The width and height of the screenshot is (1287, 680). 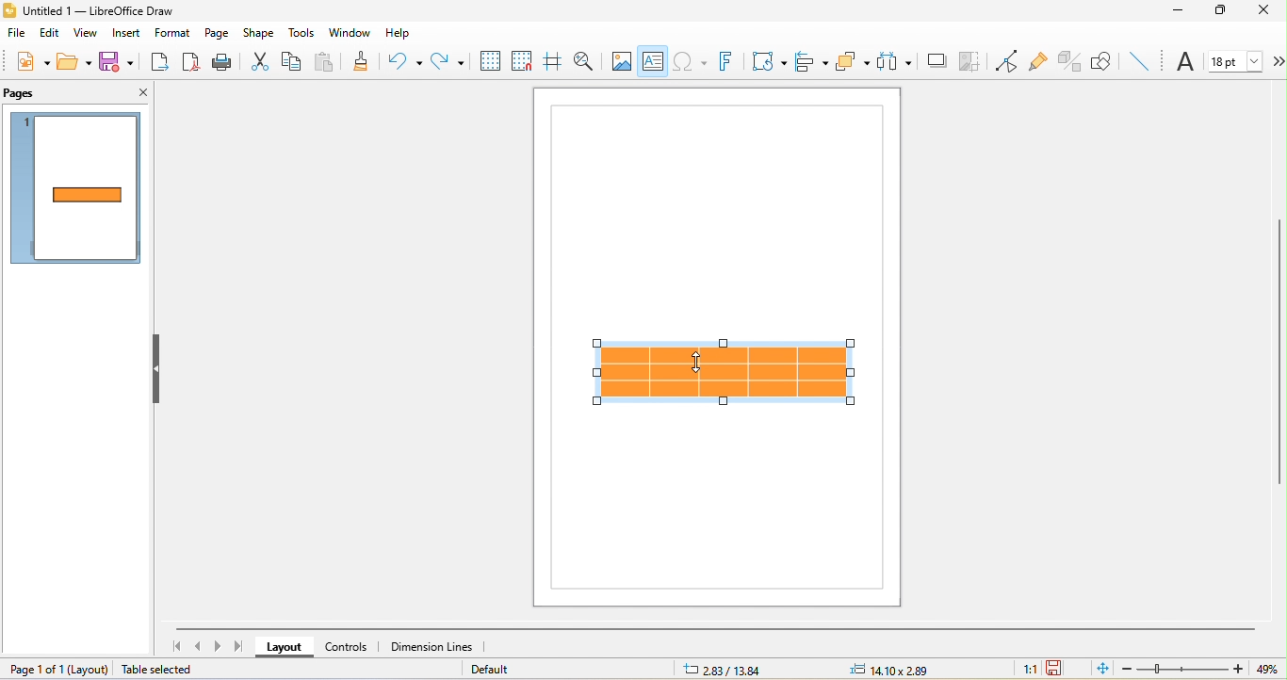 What do you see at coordinates (1185, 63) in the screenshot?
I see `font` at bounding box center [1185, 63].